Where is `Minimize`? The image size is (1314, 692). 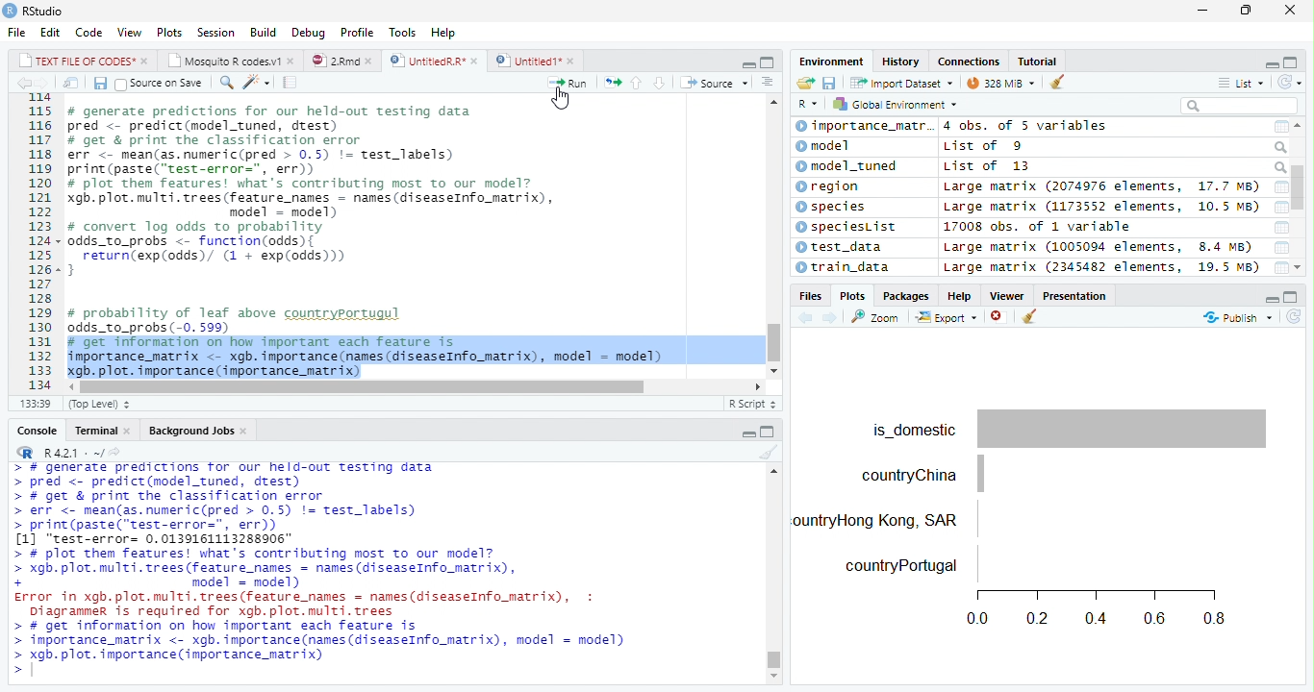
Minimize is located at coordinates (749, 433).